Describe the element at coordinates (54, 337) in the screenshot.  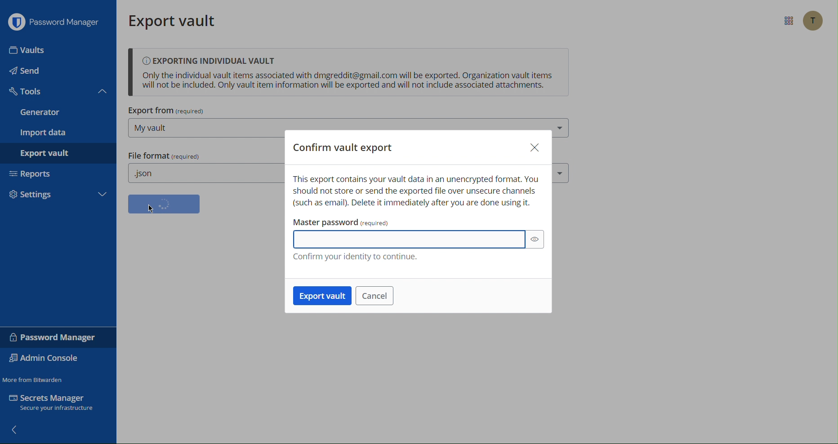
I see `Password Manager` at that location.